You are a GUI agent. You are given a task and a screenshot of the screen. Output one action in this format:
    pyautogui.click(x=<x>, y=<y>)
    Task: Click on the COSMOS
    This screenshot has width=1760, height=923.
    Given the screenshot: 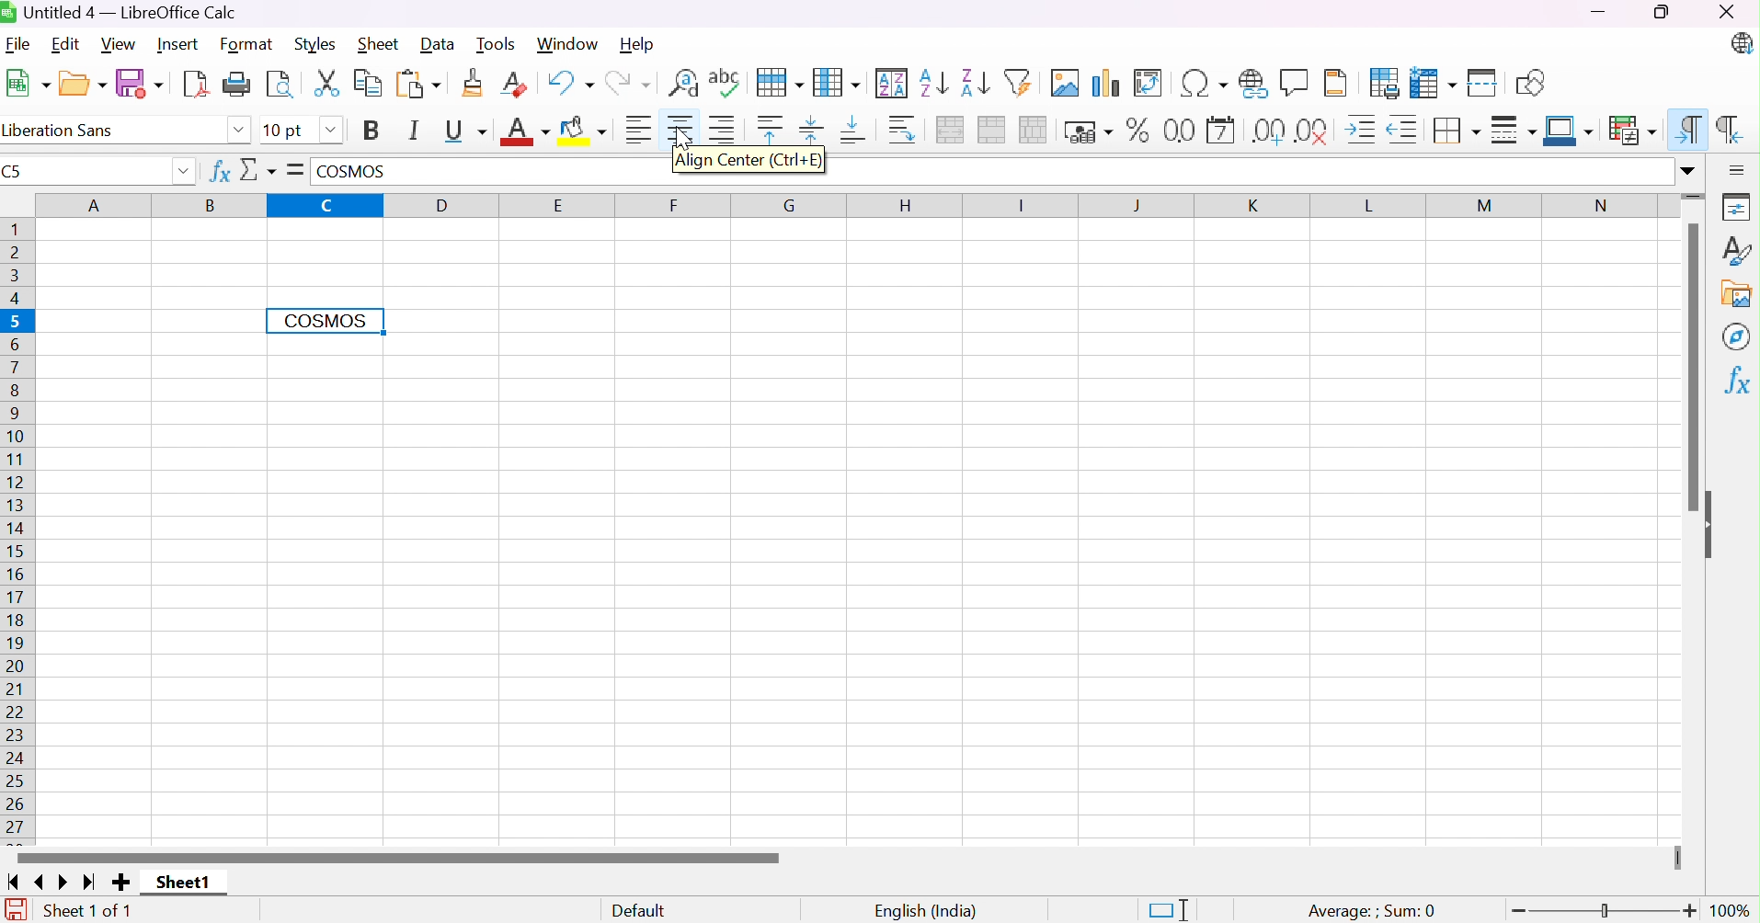 What is the action you would take?
    pyautogui.click(x=355, y=174)
    